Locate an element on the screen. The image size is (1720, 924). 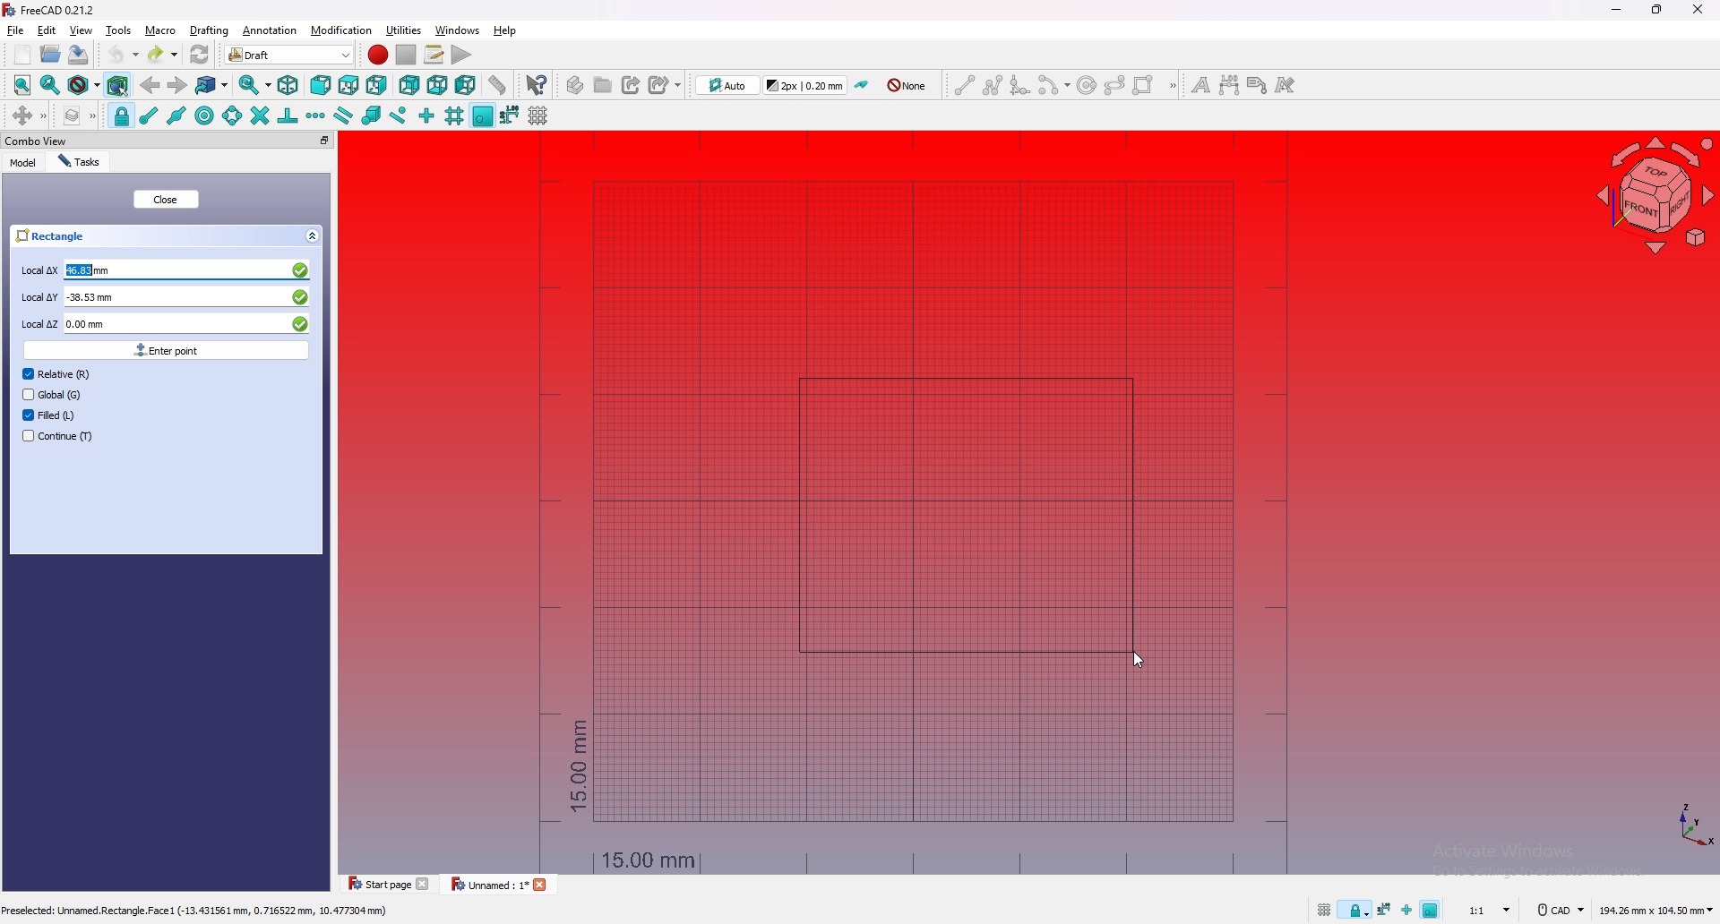
rectangle is located at coordinates (969, 525).